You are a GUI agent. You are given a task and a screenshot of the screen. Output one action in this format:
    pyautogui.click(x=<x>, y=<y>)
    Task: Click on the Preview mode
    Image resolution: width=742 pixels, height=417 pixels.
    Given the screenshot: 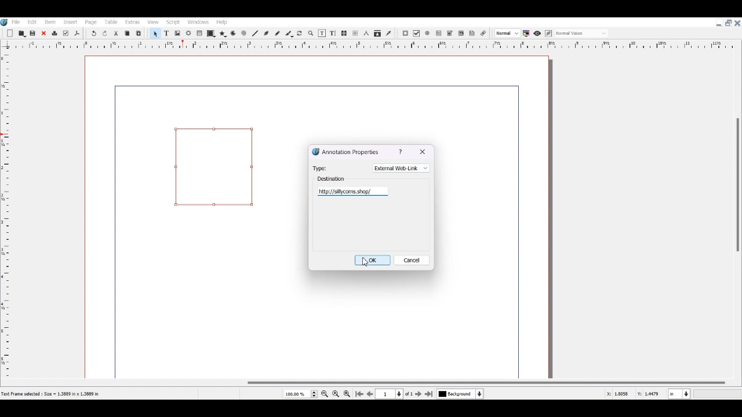 What is the action you would take?
    pyautogui.click(x=537, y=33)
    